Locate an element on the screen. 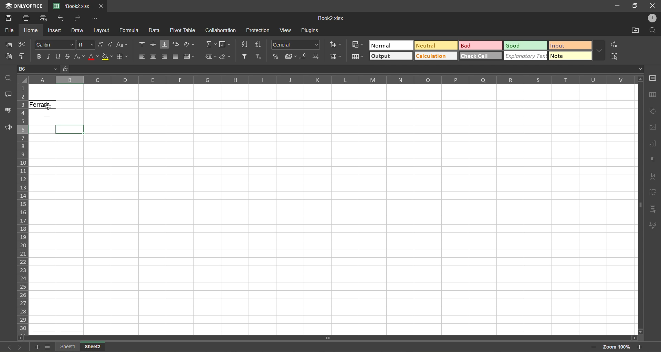  scroll up is located at coordinates (639, 80).